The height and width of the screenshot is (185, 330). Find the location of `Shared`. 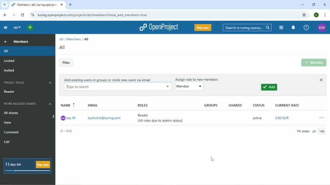

Shared is located at coordinates (235, 105).